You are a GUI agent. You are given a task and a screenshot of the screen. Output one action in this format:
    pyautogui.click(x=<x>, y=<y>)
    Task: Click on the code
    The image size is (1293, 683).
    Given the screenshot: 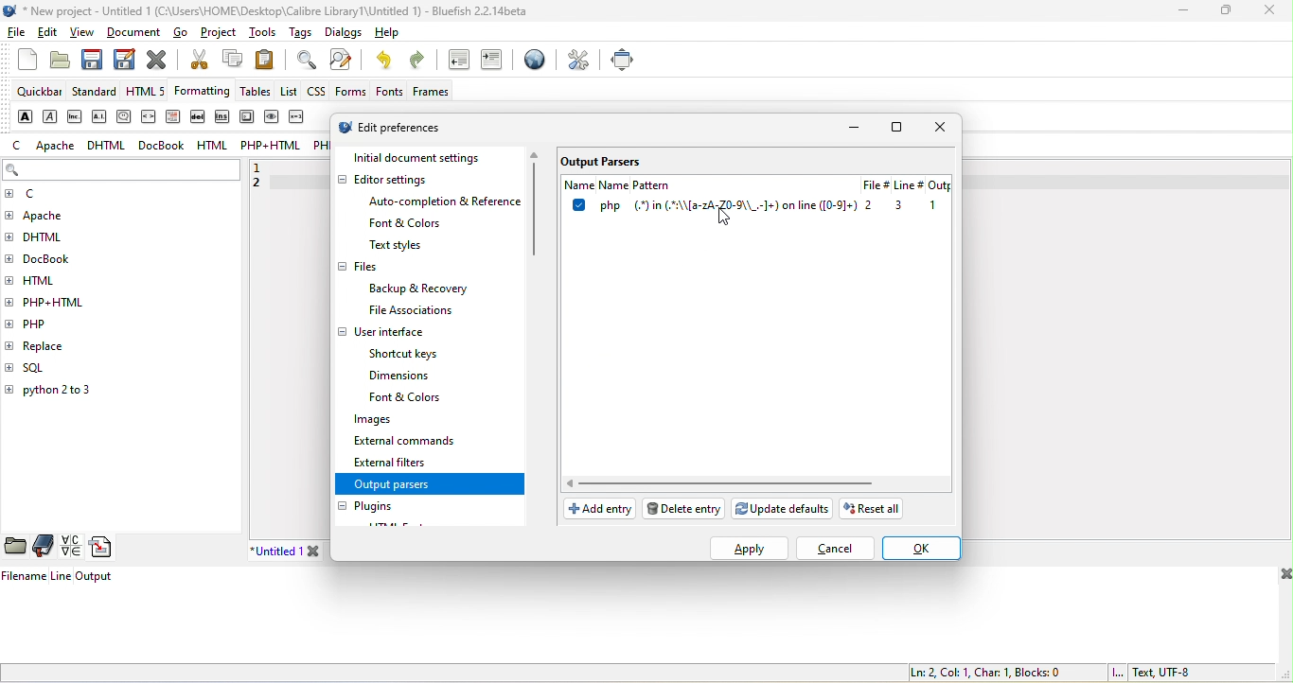 What is the action you would take?
    pyautogui.click(x=150, y=116)
    